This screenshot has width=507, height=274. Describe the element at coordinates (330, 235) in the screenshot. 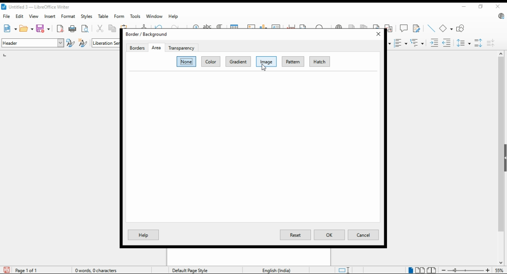

I see `OK` at that location.